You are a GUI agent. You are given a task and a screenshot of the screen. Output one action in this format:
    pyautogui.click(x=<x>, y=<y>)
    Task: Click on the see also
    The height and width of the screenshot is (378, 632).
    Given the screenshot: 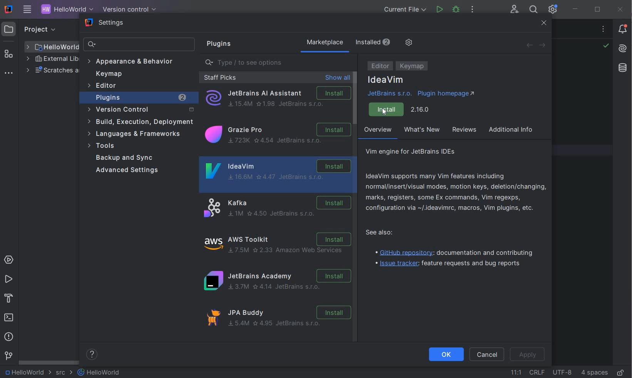 What is the action you would take?
    pyautogui.click(x=384, y=233)
    